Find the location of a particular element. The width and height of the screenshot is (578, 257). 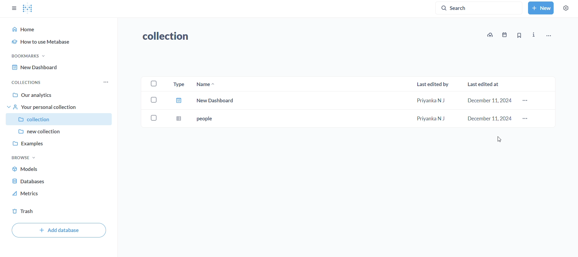

bookmarks is located at coordinates (30, 55).